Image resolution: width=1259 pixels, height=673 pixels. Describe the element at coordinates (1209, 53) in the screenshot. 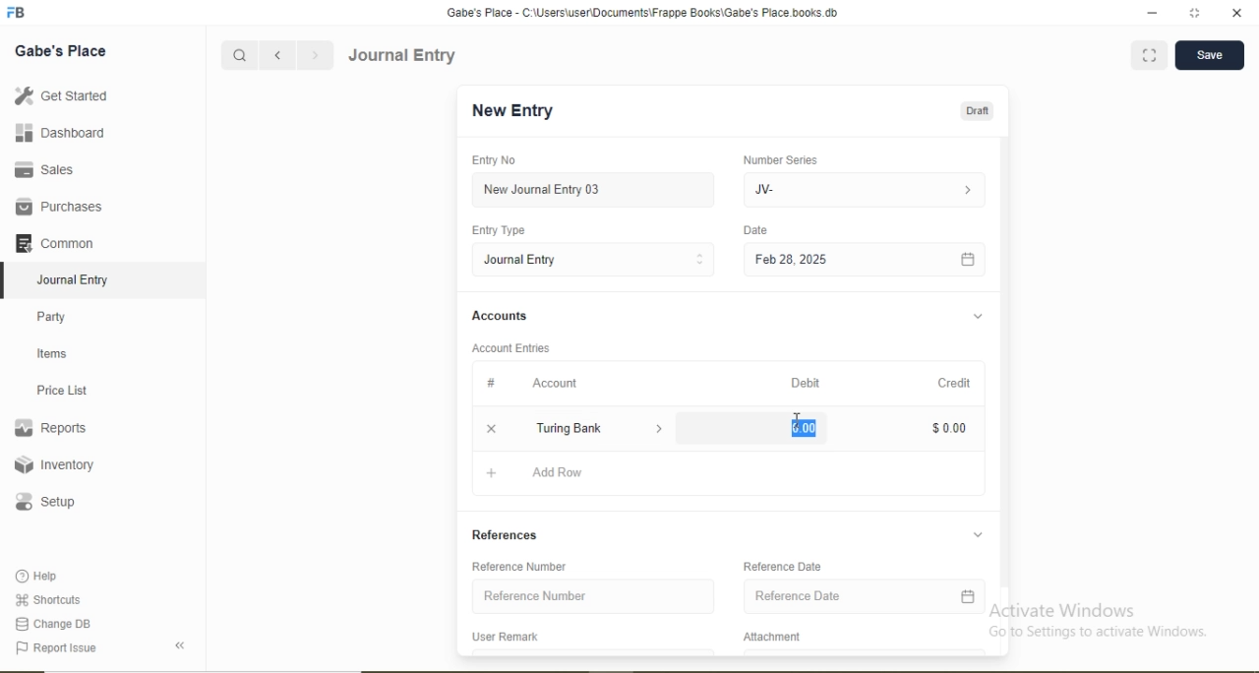

I see `Save` at that location.